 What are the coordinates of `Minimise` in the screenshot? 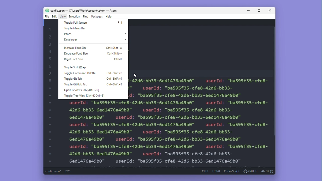 It's located at (249, 10).